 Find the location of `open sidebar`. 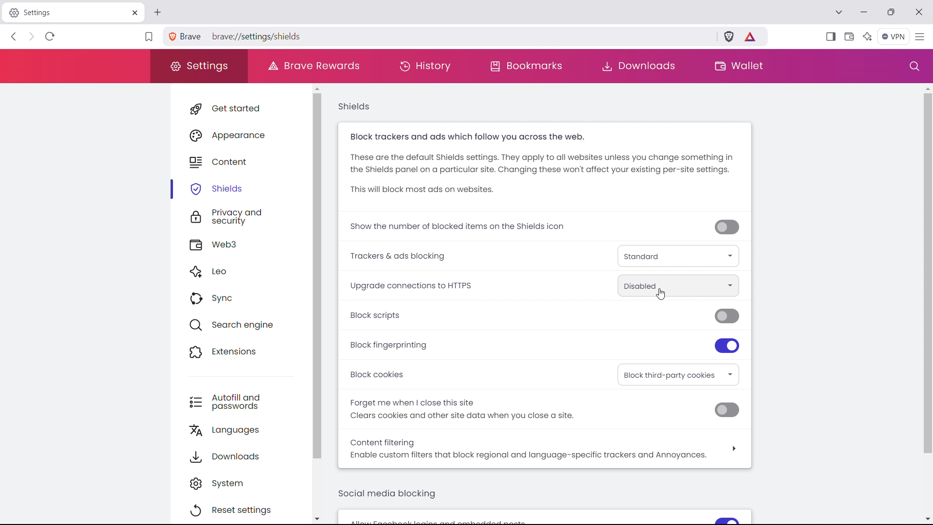

open sidebar is located at coordinates (830, 36).